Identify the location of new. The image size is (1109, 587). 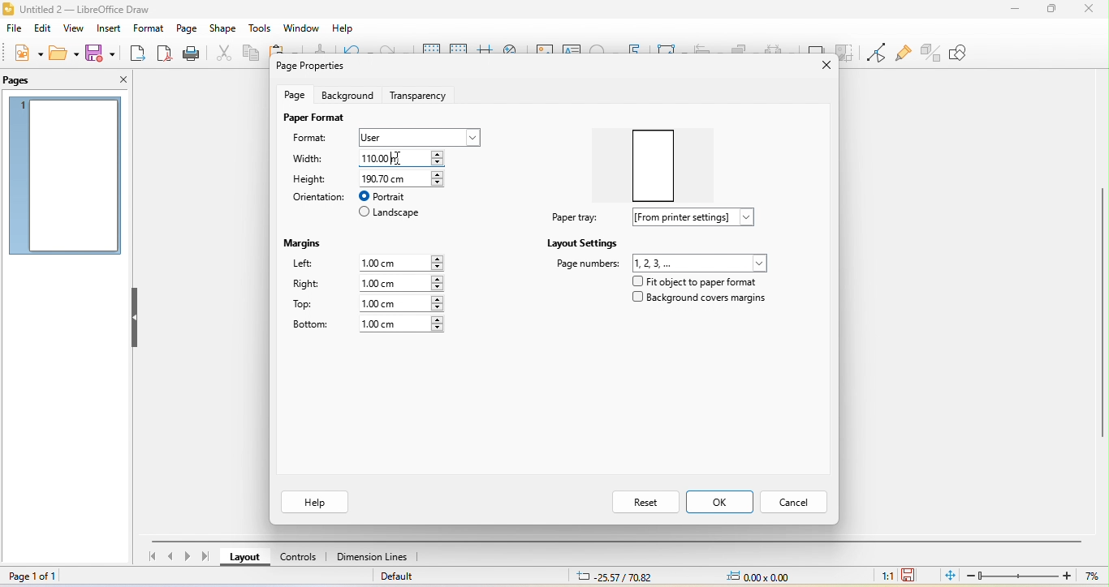
(26, 54).